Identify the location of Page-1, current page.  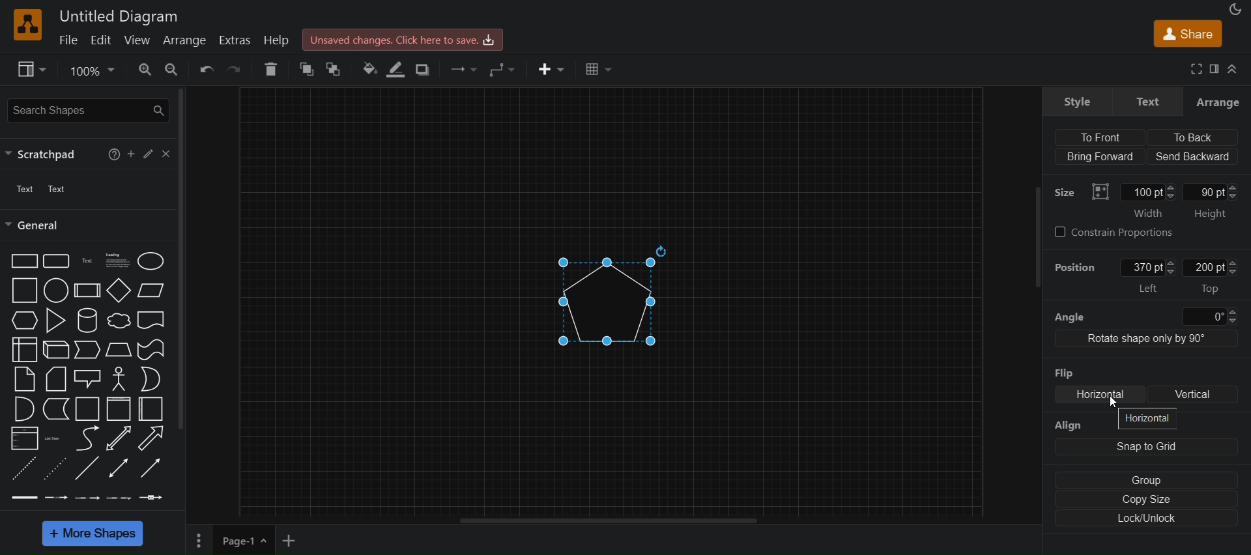
(233, 540).